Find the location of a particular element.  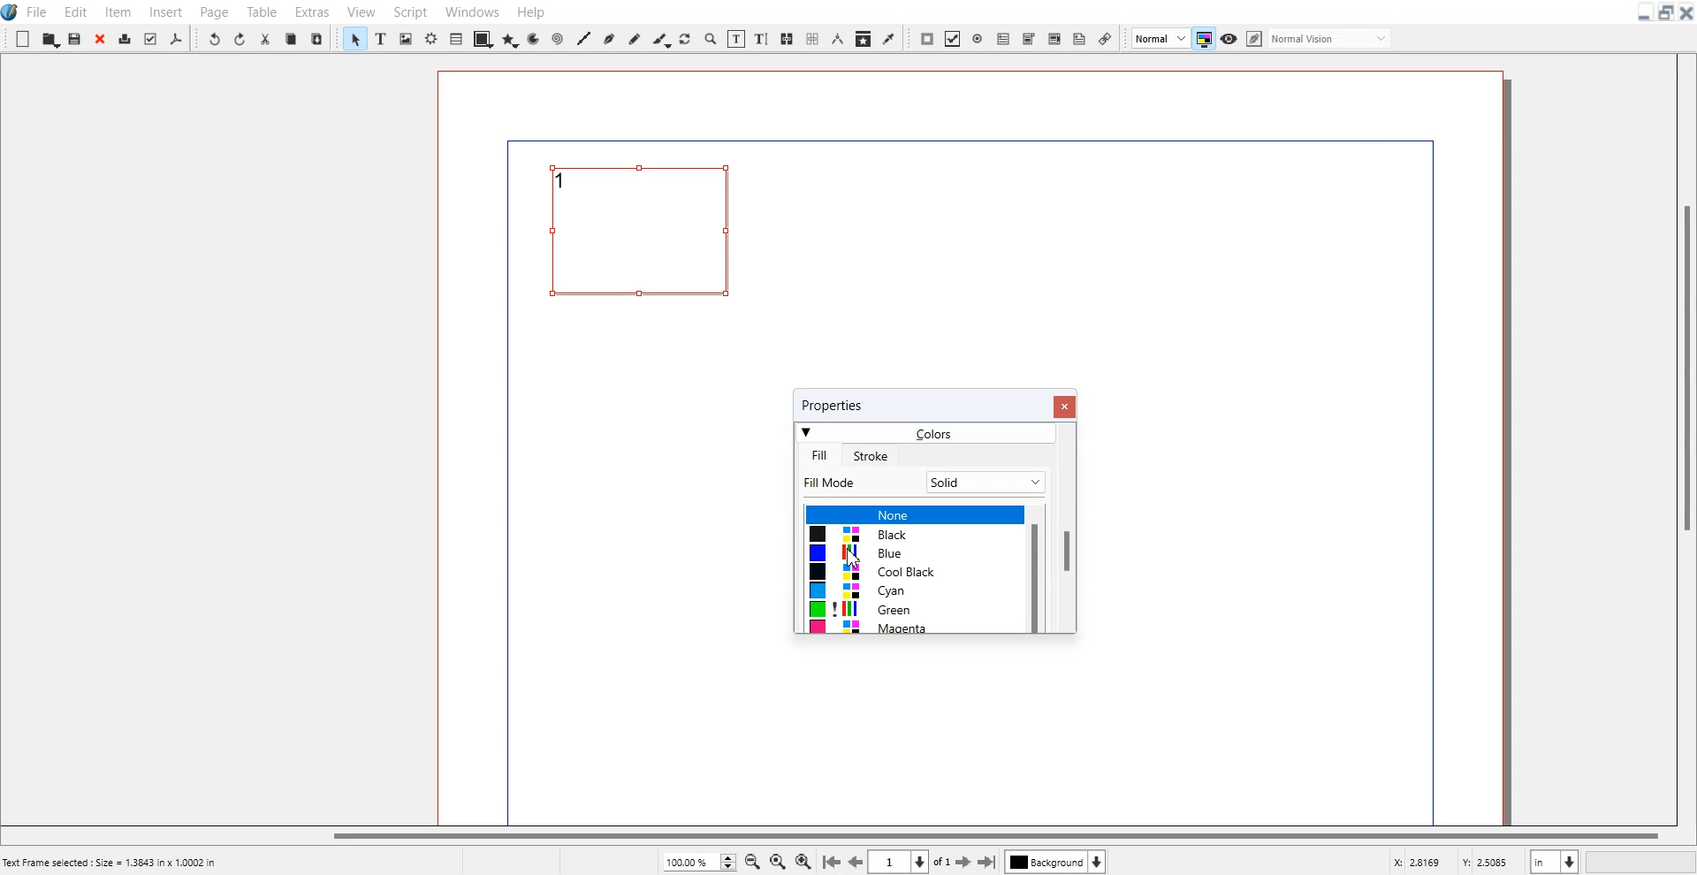

Copy is located at coordinates (291, 37).